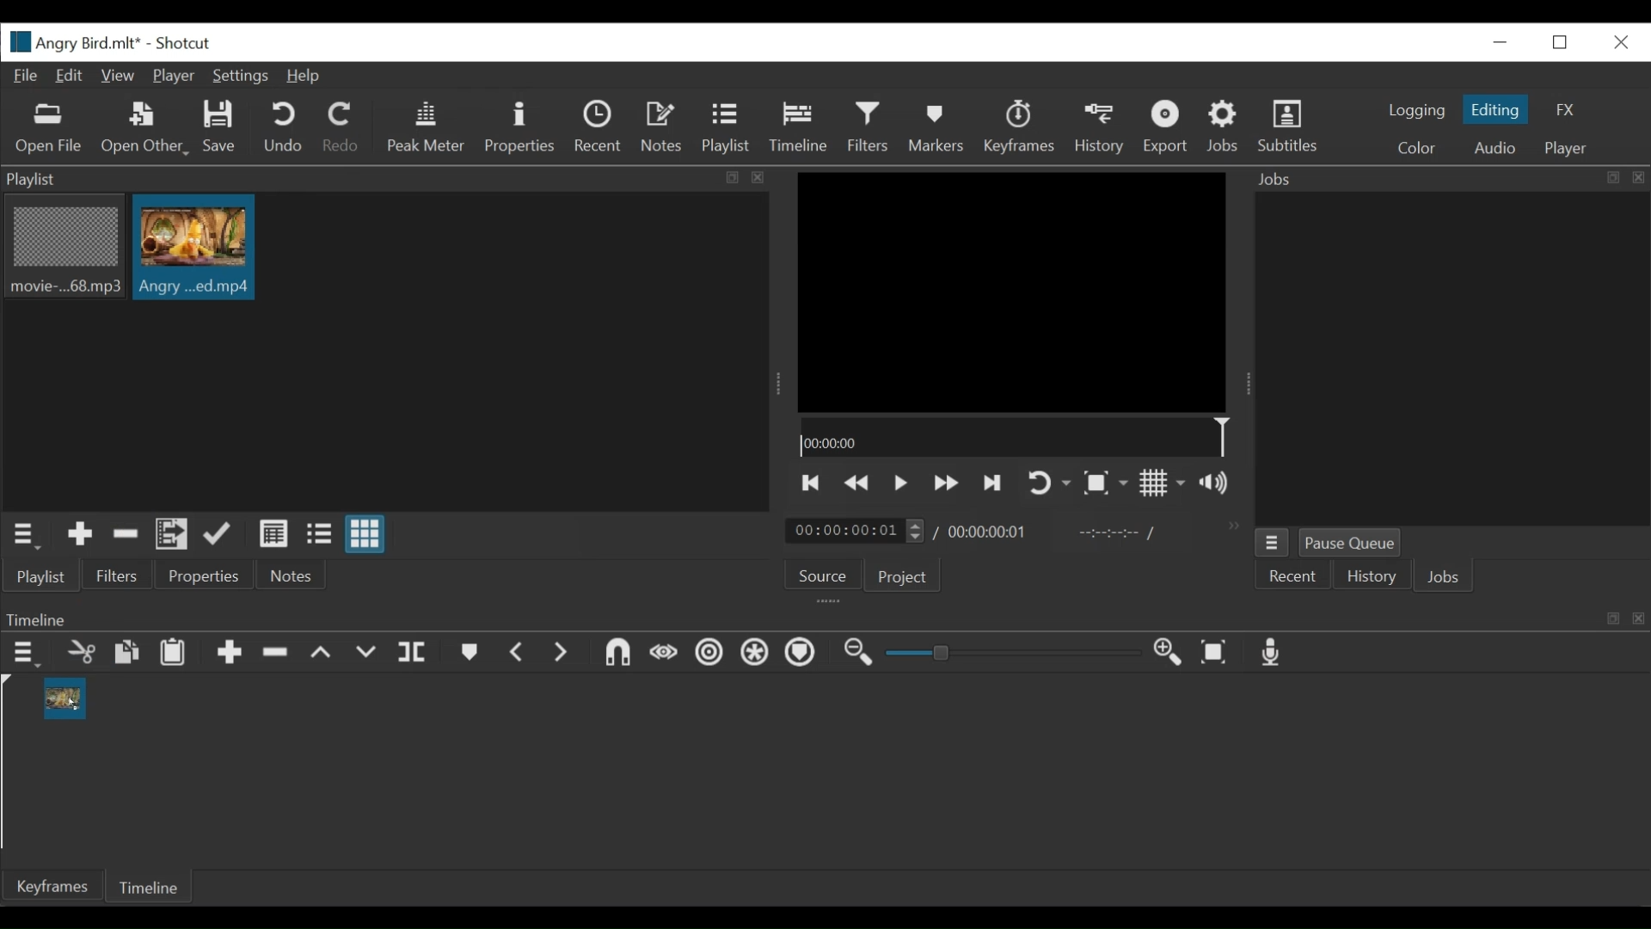  What do you see at coordinates (240, 77) in the screenshot?
I see `Settings` at bounding box center [240, 77].